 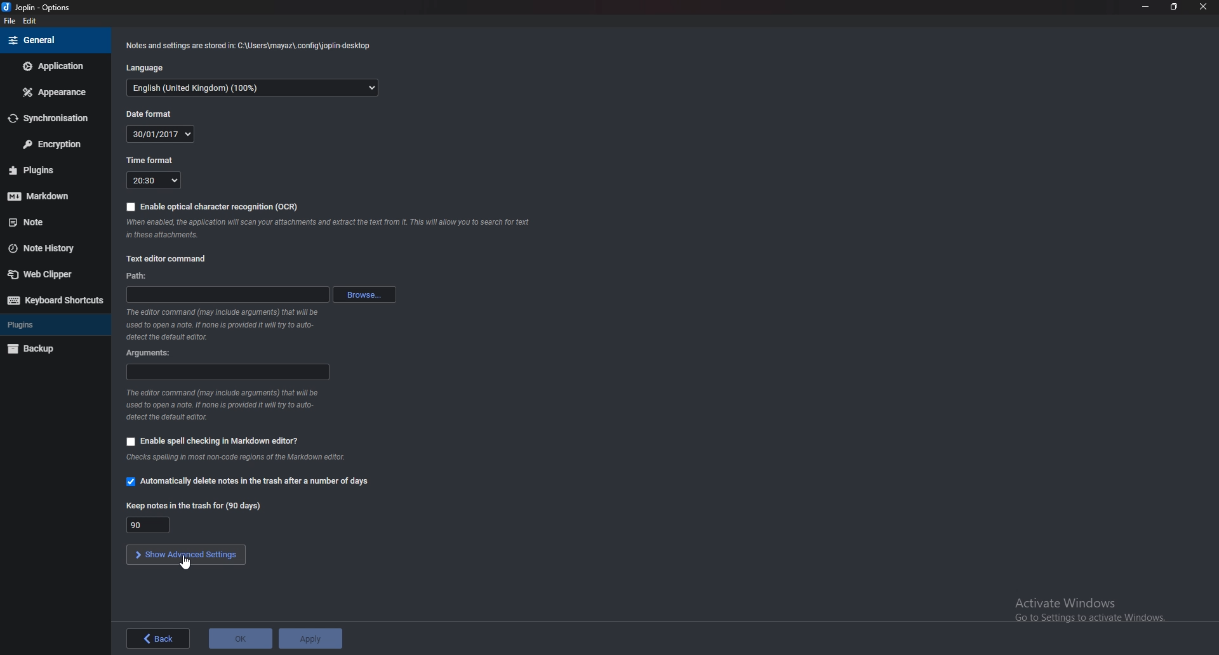 What do you see at coordinates (145, 69) in the screenshot?
I see `language` at bounding box center [145, 69].